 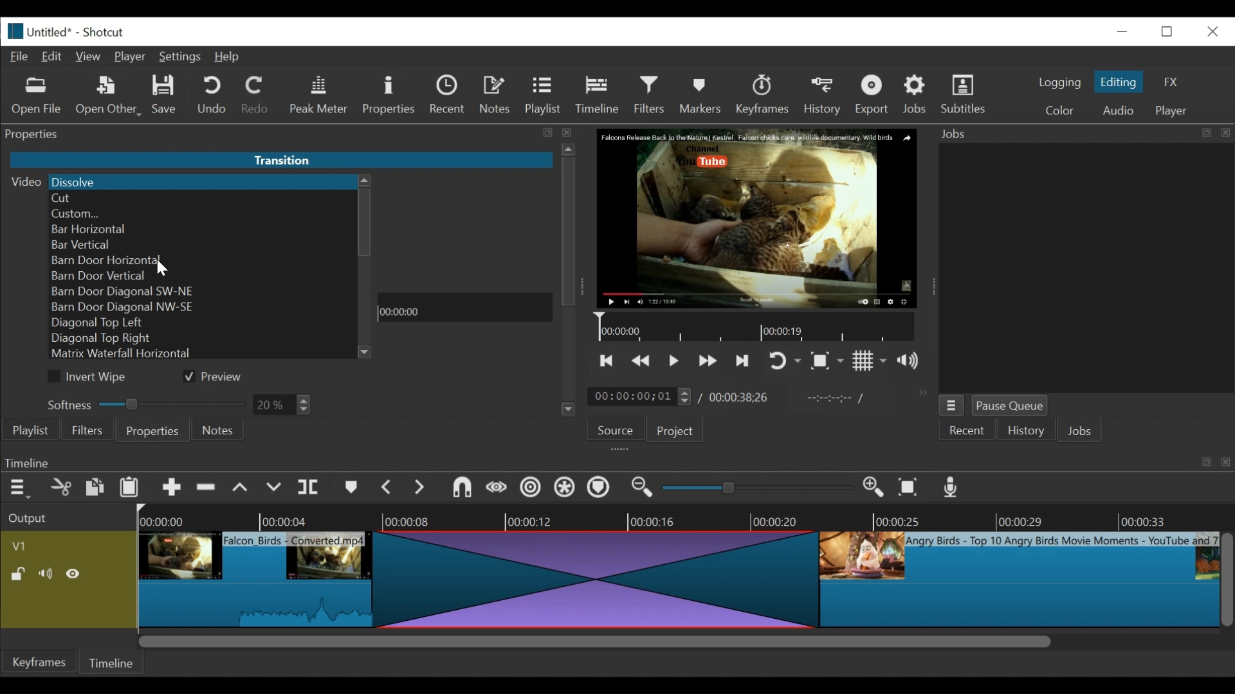 I want to click on Barn Door Vertical, so click(x=205, y=276).